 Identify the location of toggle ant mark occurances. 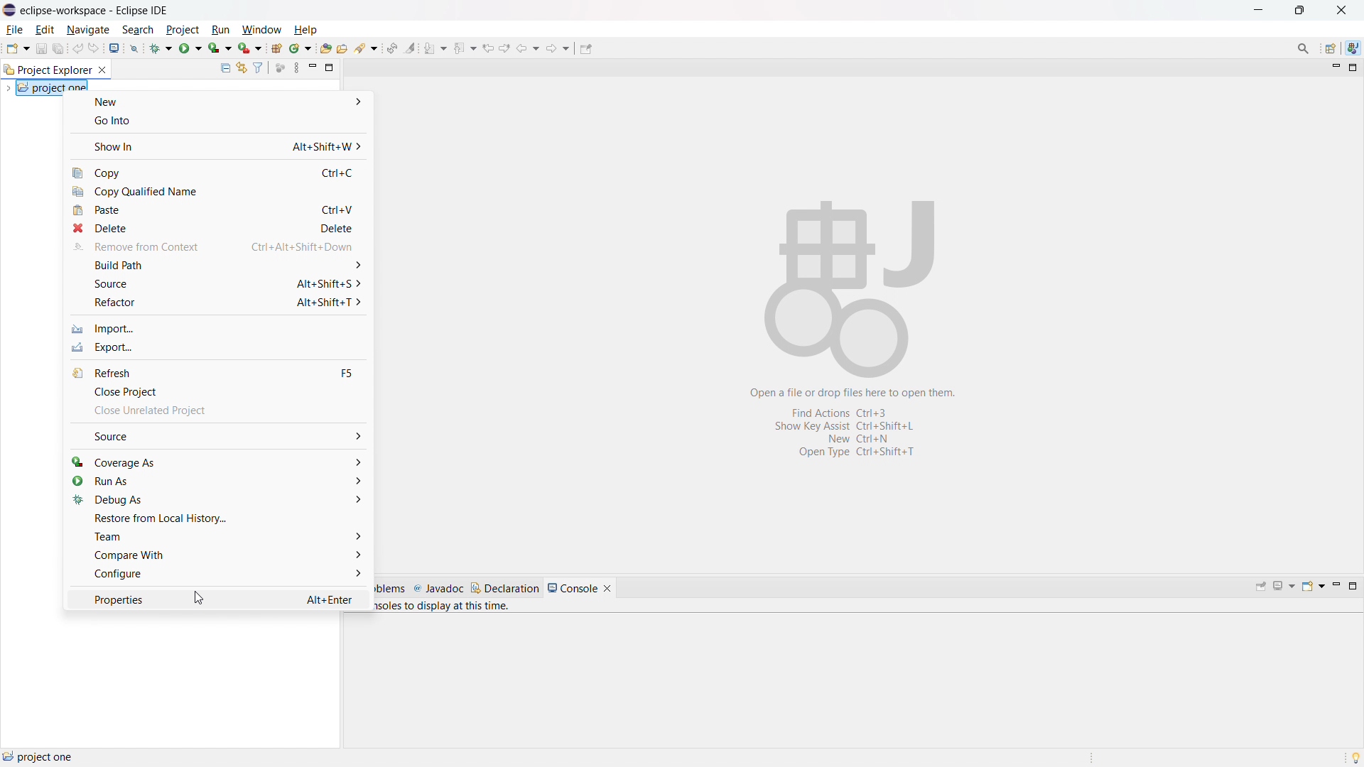
(411, 48).